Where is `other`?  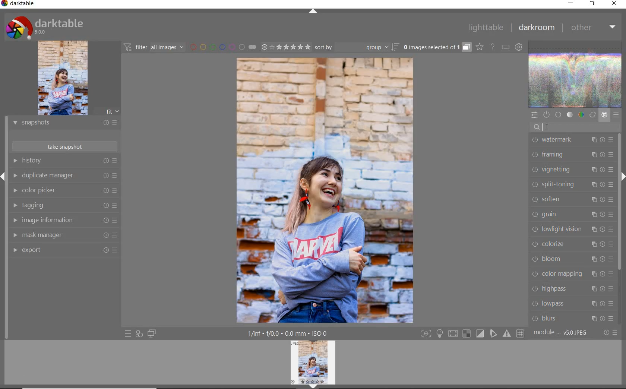 other is located at coordinates (593, 29).